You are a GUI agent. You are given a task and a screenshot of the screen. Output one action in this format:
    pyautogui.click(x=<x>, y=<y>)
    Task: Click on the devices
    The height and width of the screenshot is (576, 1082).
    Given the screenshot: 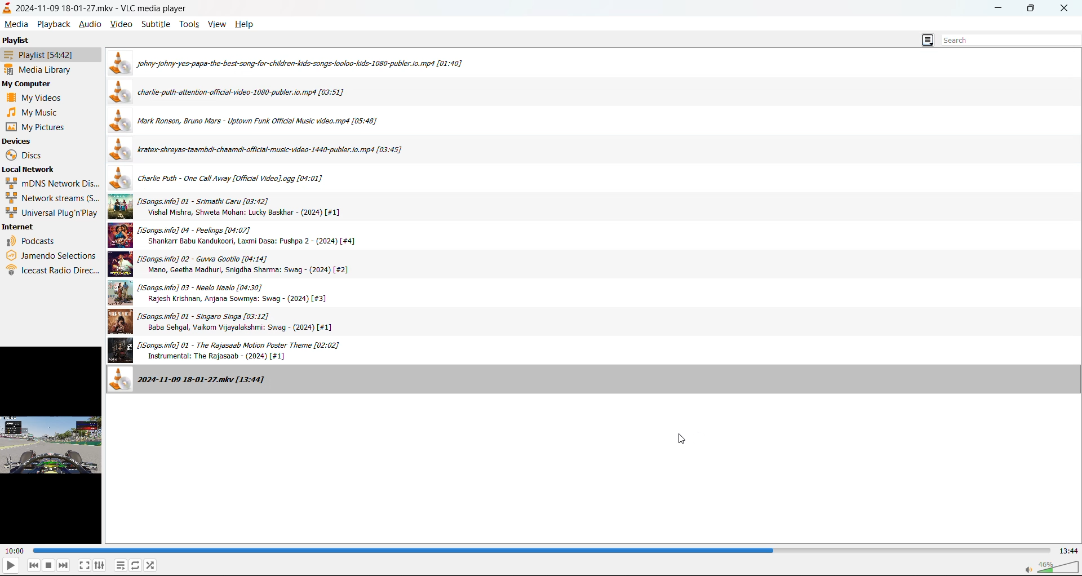 What is the action you would take?
    pyautogui.click(x=20, y=141)
    